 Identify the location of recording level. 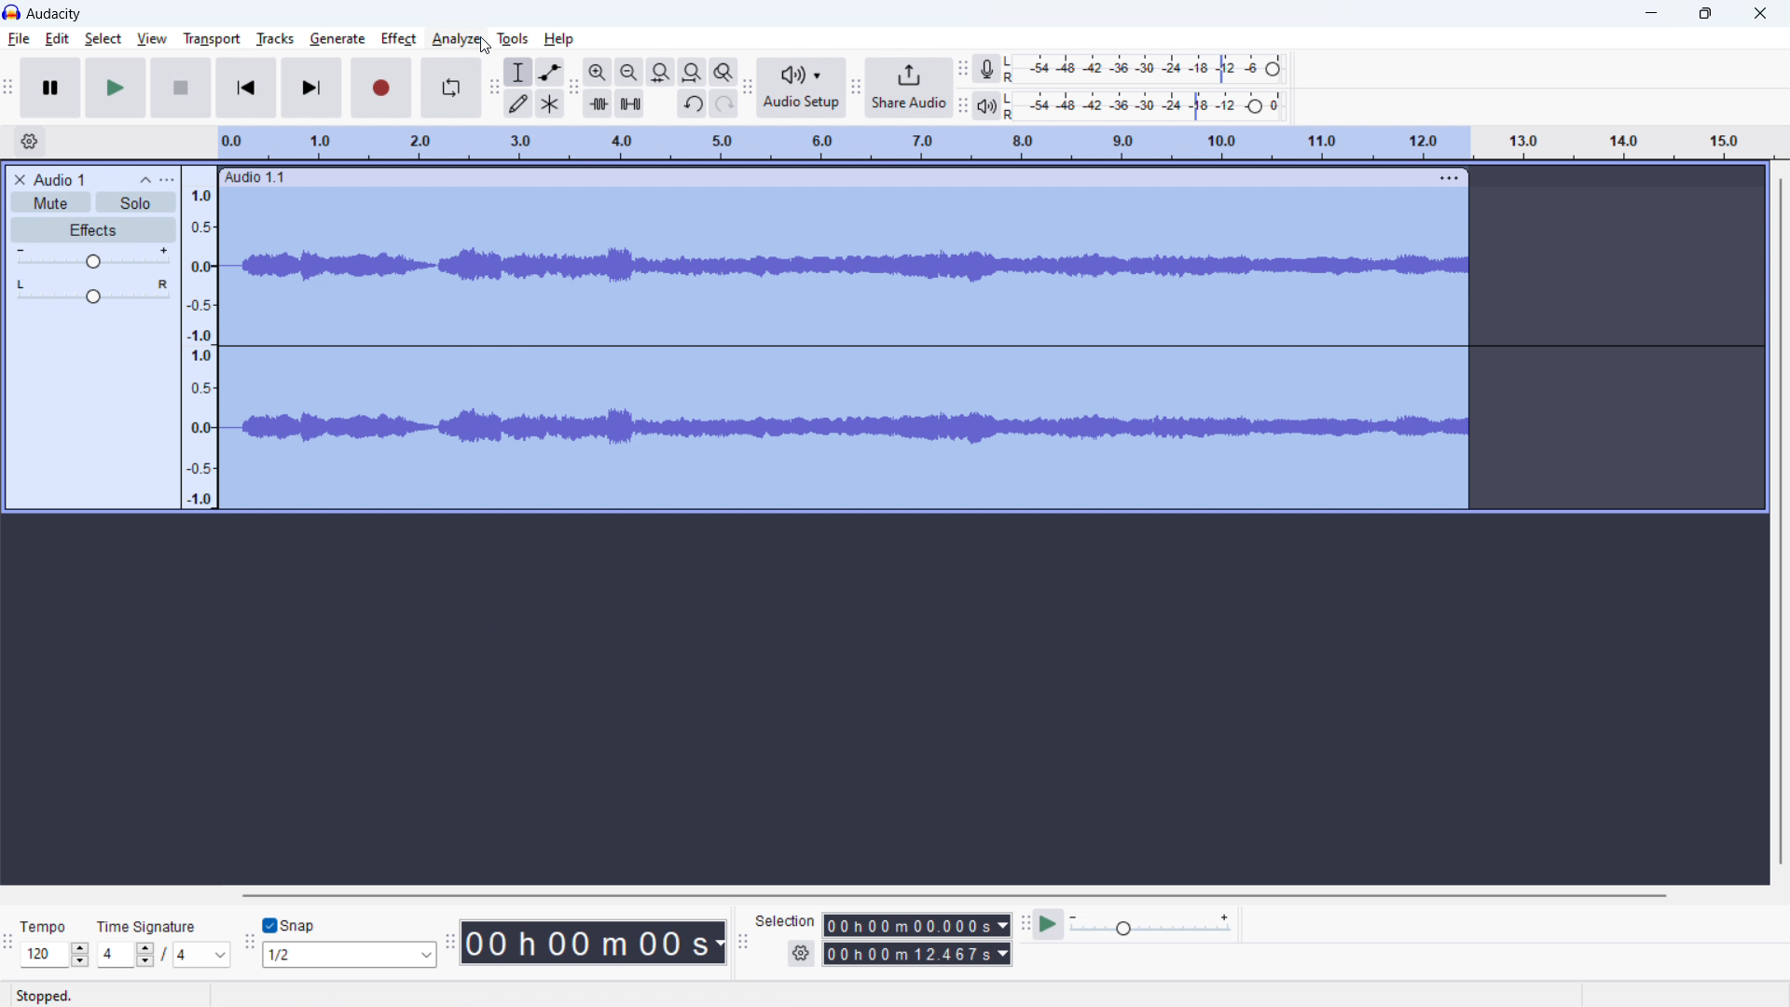
(1144, 68).